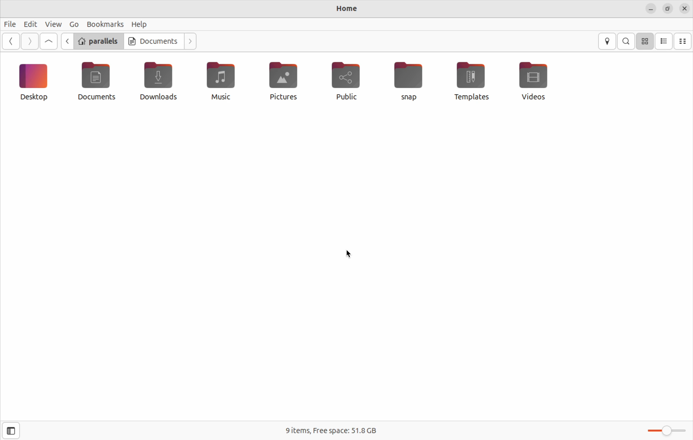 Image resolution: width=693 pixels, height=440 pixels. I want to click on cursor, so click(352, 254).